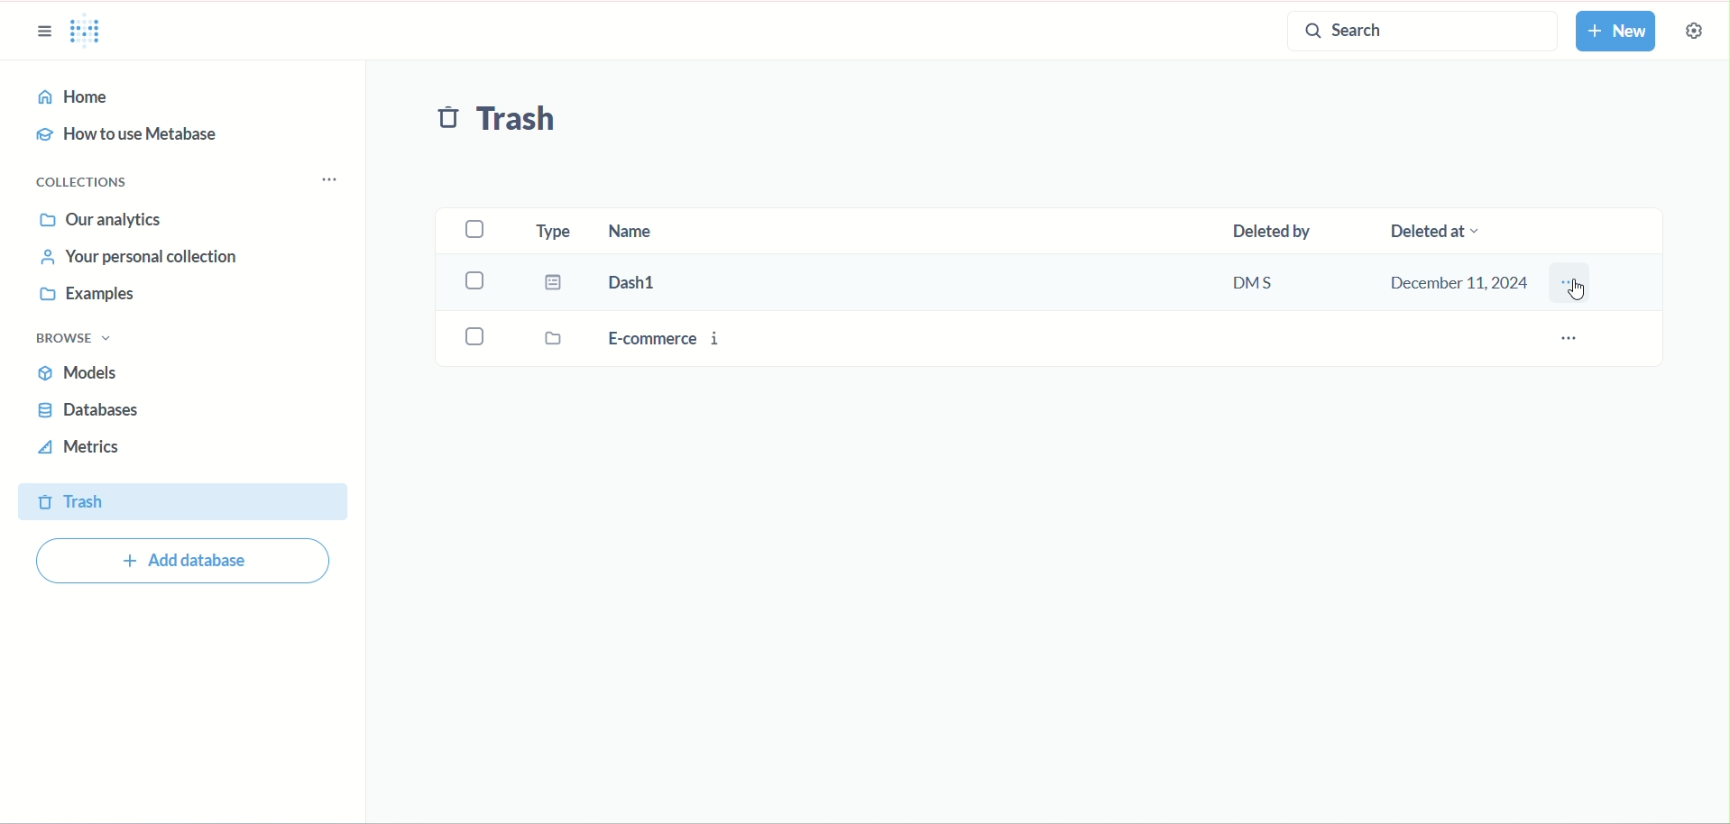 This screenshot has width=1730, height=824. Describe the element at coordinates (182, 97) in the screenshot. I see `home` at that location.